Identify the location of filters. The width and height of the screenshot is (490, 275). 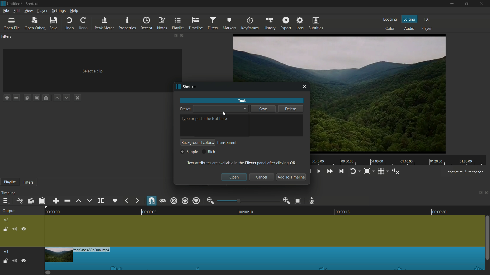
(30, 182).